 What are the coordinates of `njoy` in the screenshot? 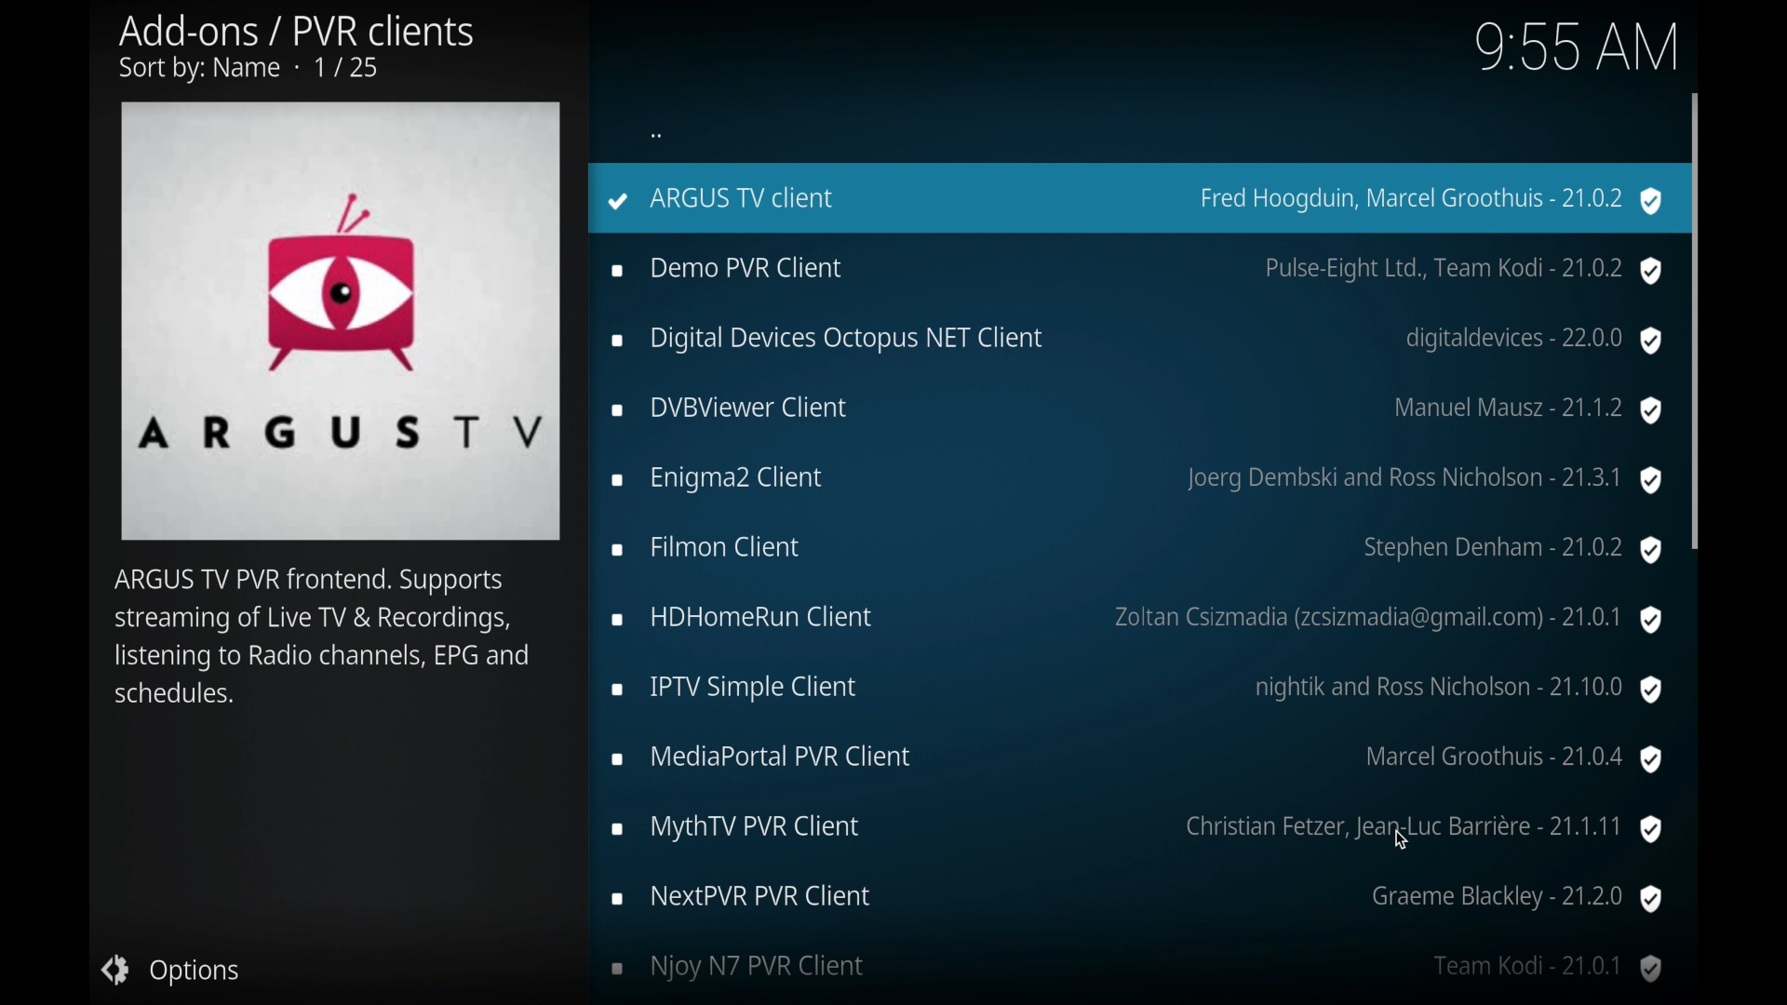 It's located at (1137, 969).